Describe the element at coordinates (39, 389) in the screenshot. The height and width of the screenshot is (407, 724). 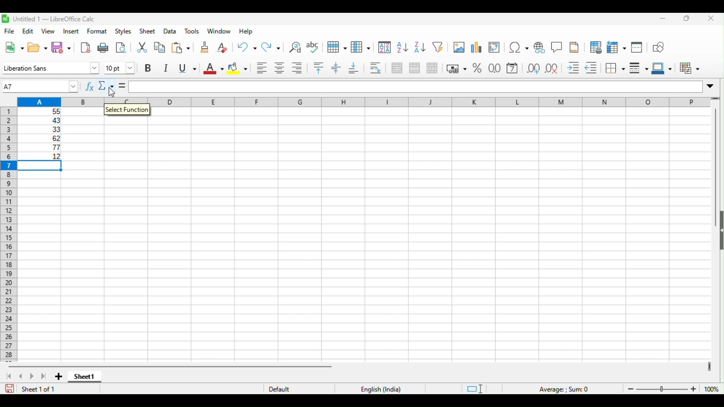
I see `sheet 1 of 1` at that location.